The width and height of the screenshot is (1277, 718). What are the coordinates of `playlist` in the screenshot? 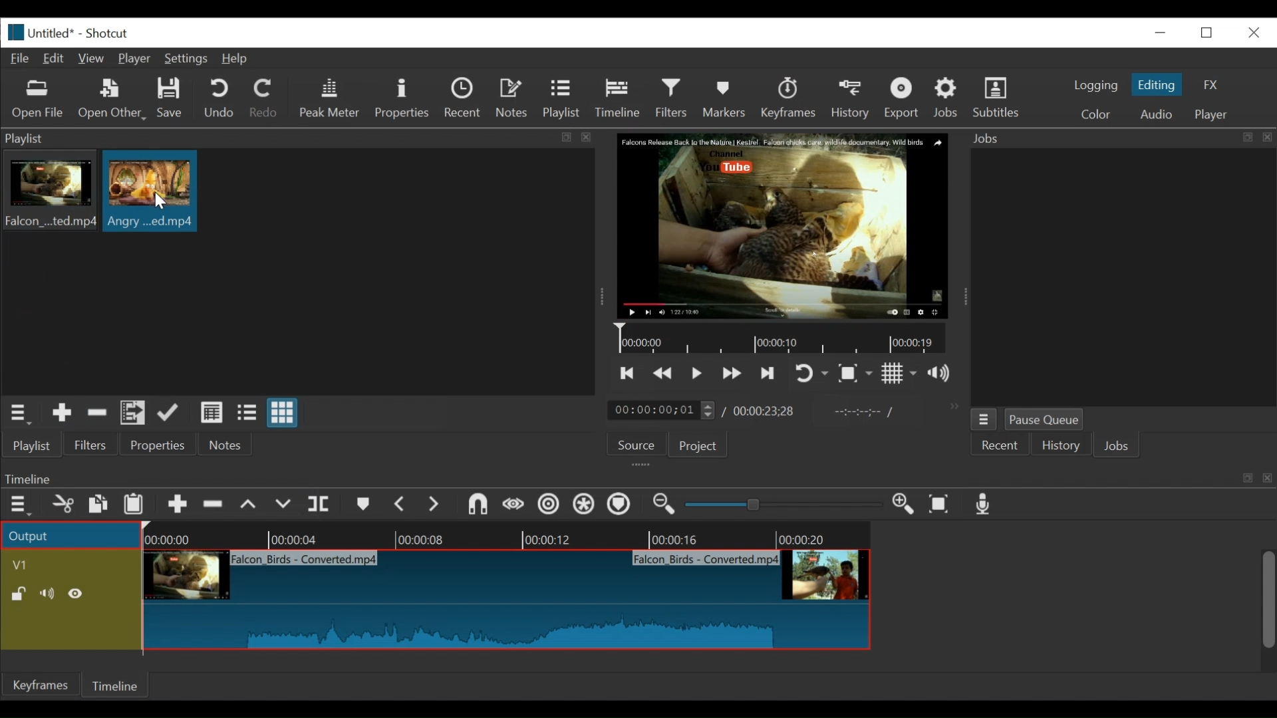 It's located at (31, 445).